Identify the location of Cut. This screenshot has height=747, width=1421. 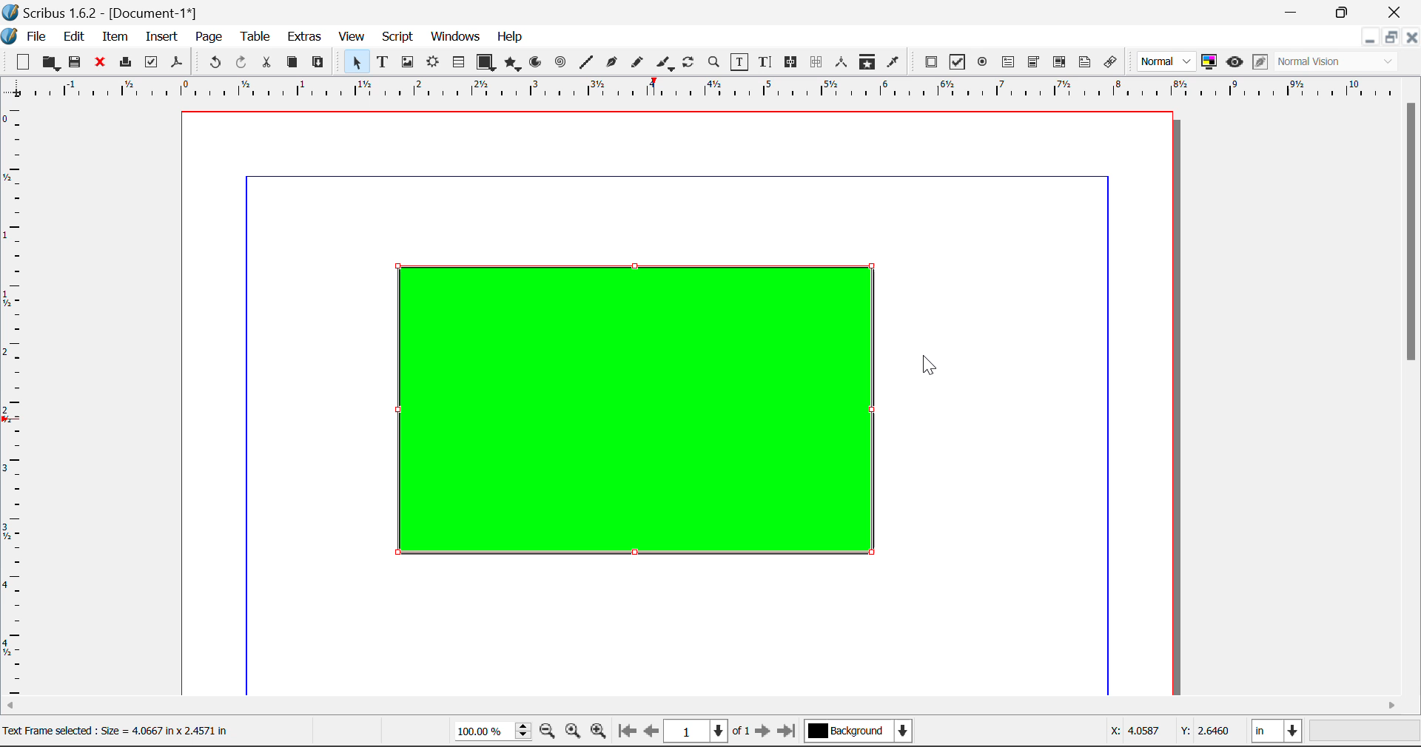
(268, 62).